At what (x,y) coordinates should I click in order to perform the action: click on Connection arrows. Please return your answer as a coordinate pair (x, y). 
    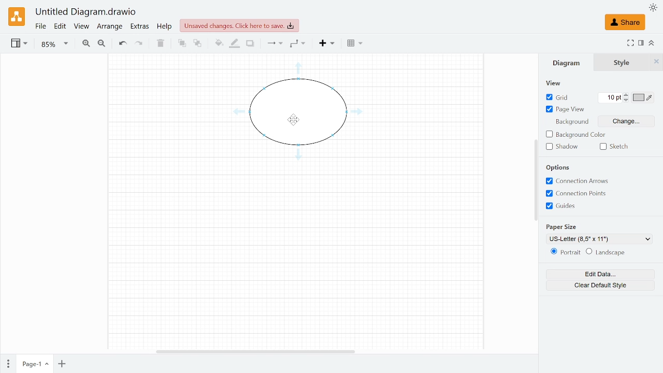
    Looking at the image, I should click on (575, 181).